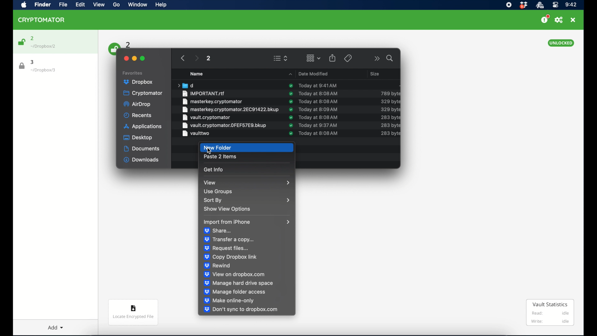 Image resolution: width=597 pixels, height=336 pixels. Describe the element at coordinates (390, 101) in the screenshot. I see `size` at that location.